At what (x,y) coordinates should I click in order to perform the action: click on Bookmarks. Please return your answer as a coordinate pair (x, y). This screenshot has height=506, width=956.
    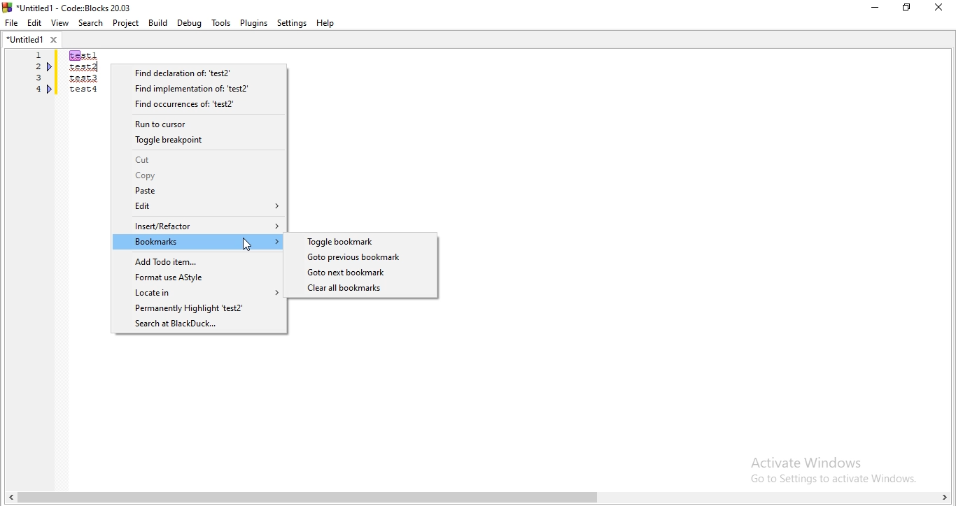
    Looking at the image, I should click on (197, 243).